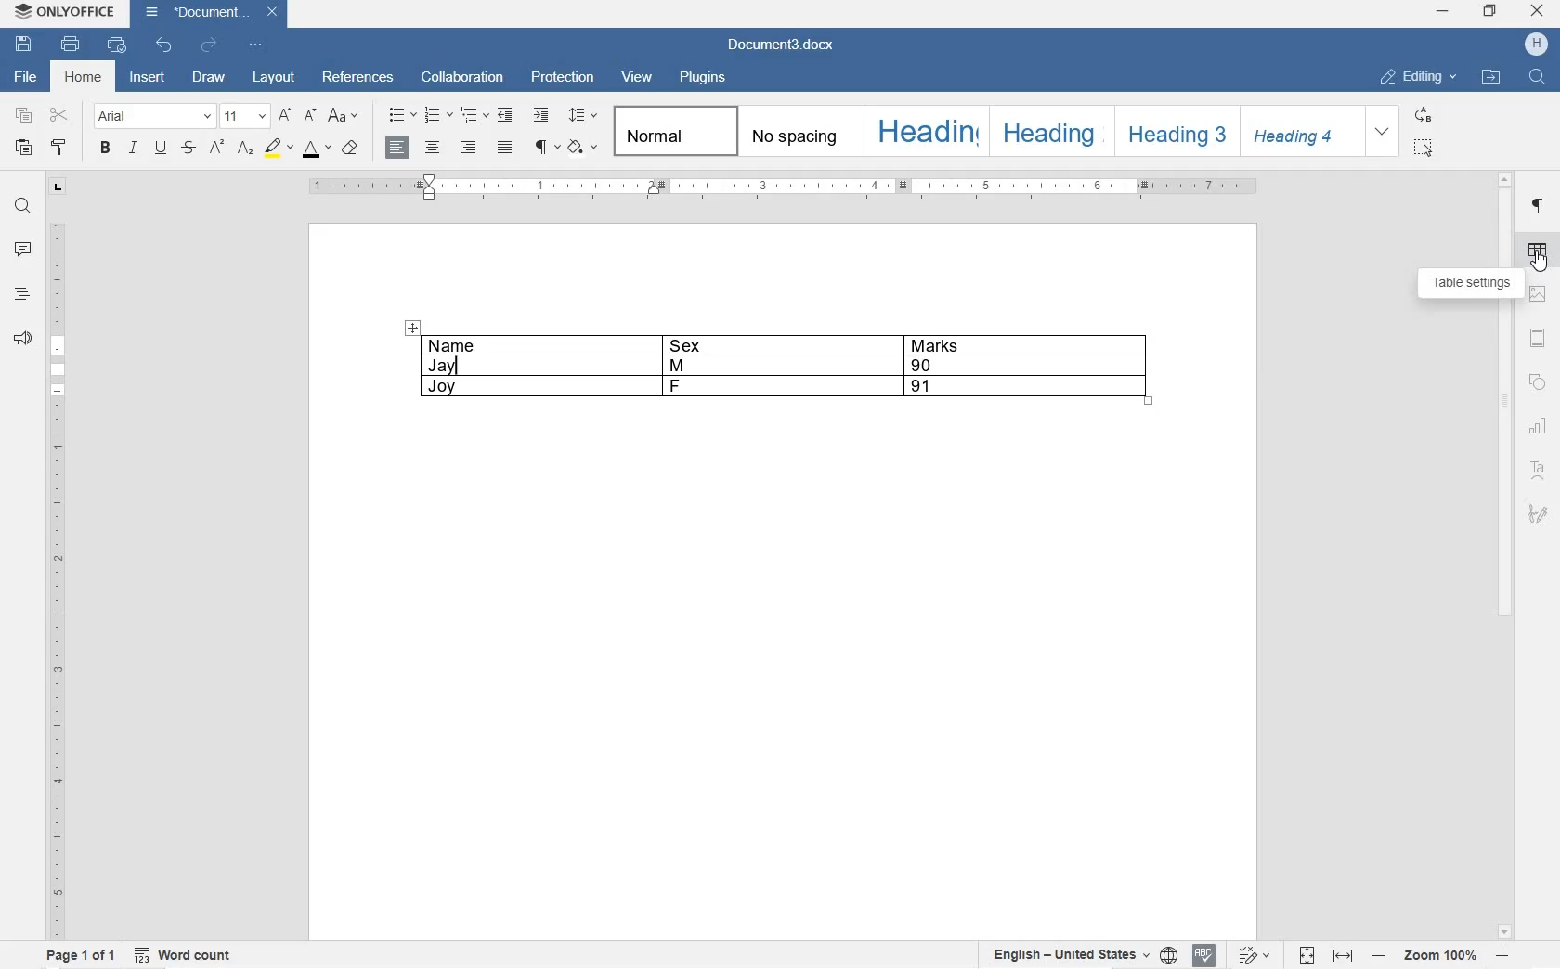  Describe the element at coordinates (546, 149) in the screenshot. I see `NONPRINTING CHARACTERS` at that location.